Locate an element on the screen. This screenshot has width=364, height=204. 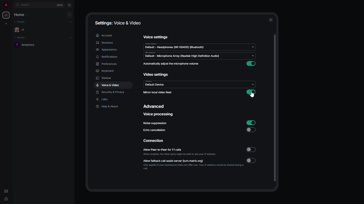
add is located at coordinates (70, 14).